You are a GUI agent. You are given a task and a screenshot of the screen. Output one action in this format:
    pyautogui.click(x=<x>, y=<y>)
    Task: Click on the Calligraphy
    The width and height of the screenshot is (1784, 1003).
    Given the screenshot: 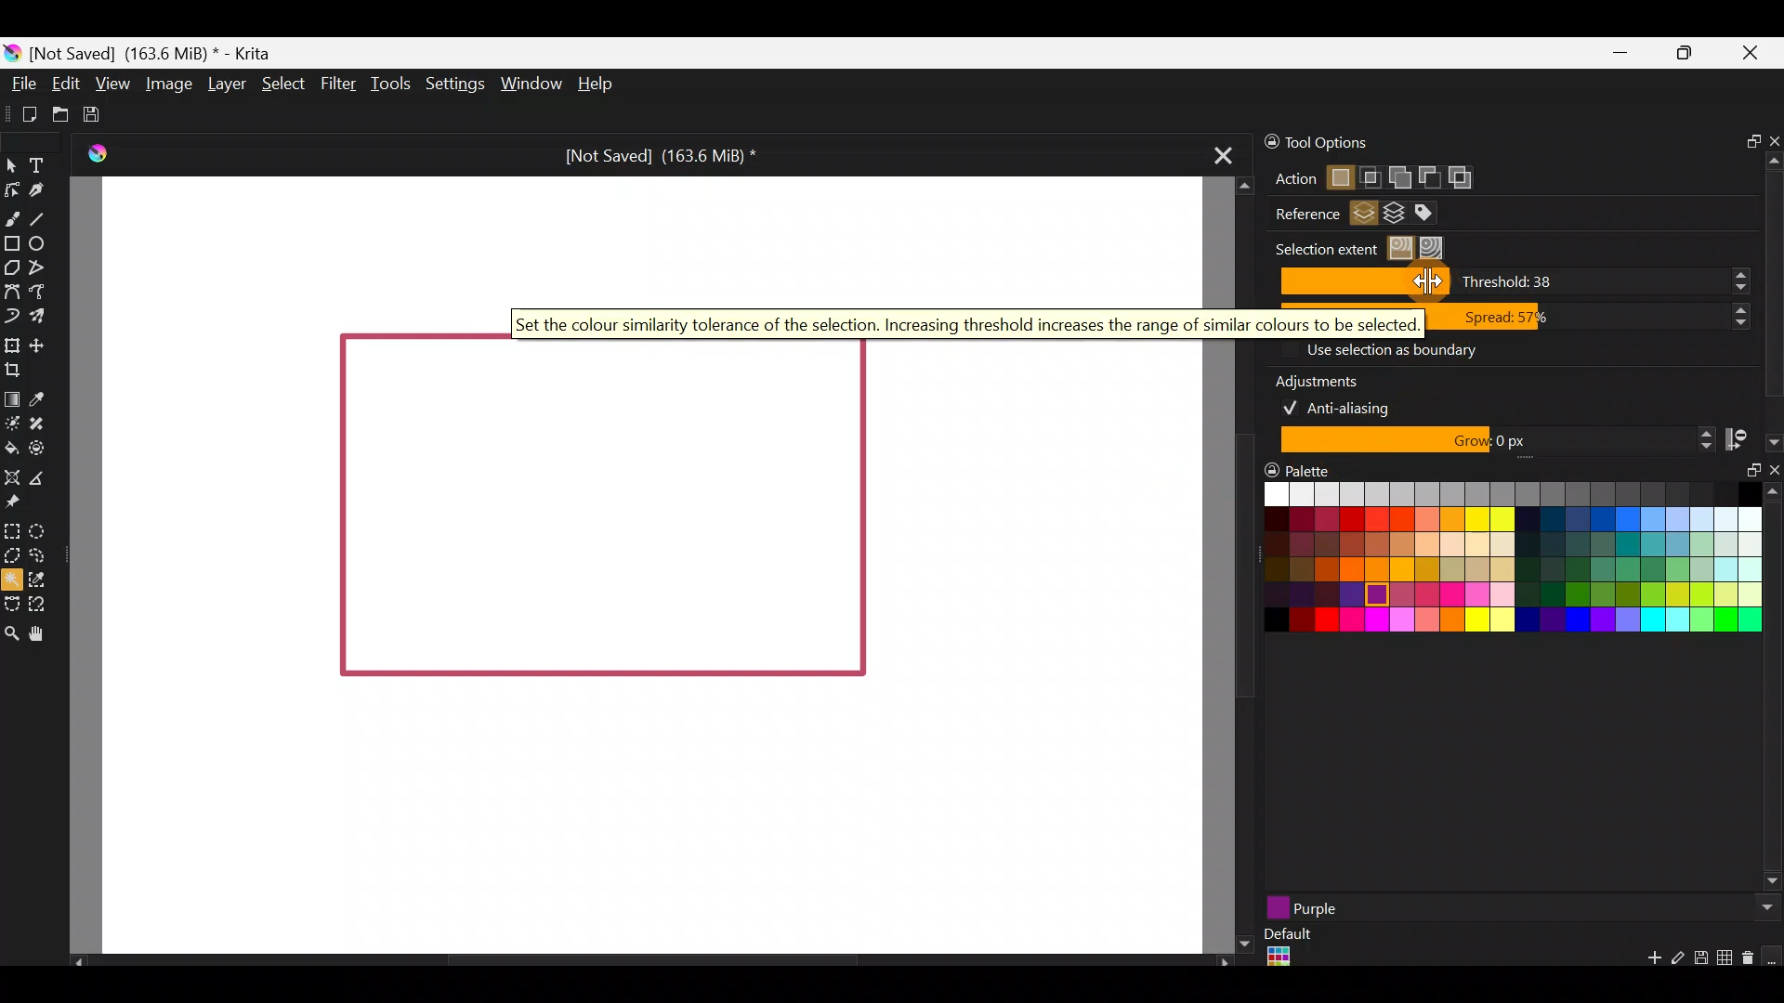 What is the action you would take?
    pyautogui.click(x=40, y=190)
    